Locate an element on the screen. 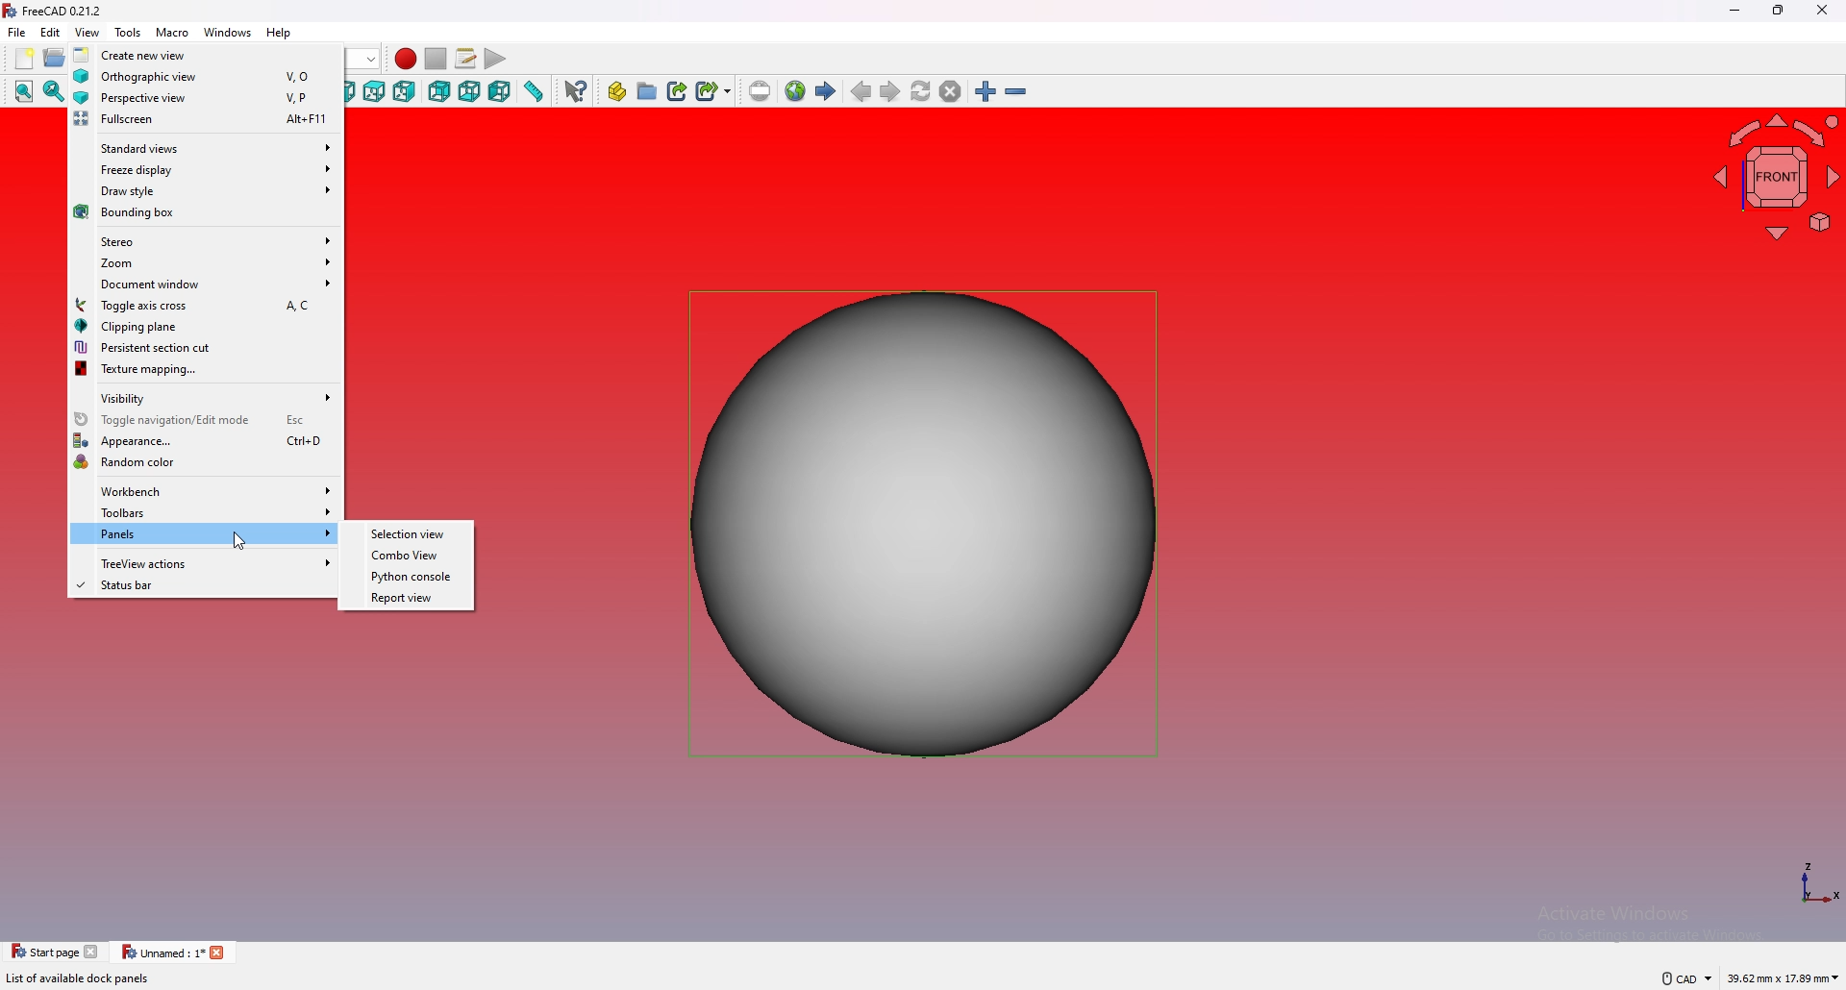  stop macro is located at coordinates (437, 59).